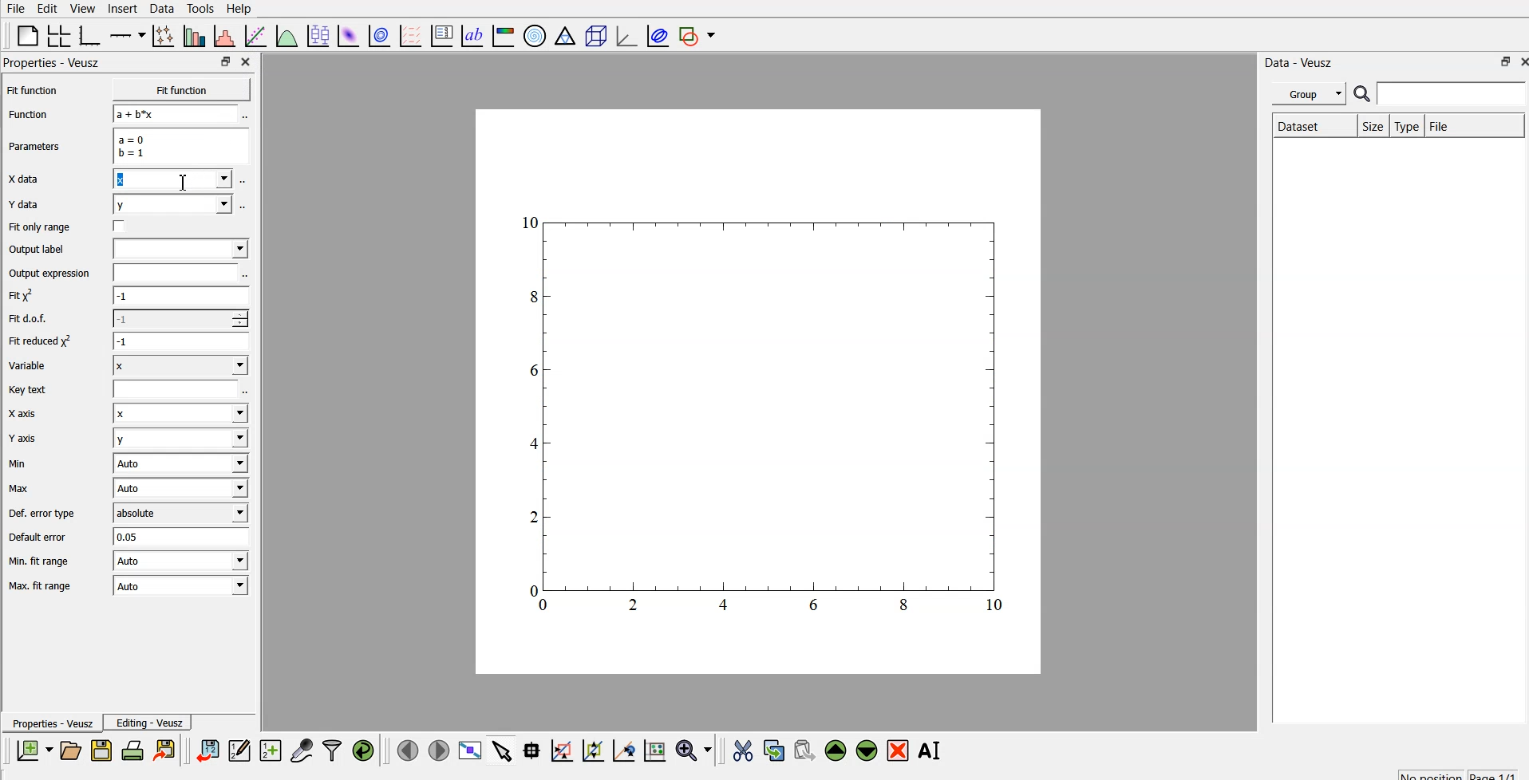 The image size is (1529, 780). I want to click on a+b, so click(174, 114).